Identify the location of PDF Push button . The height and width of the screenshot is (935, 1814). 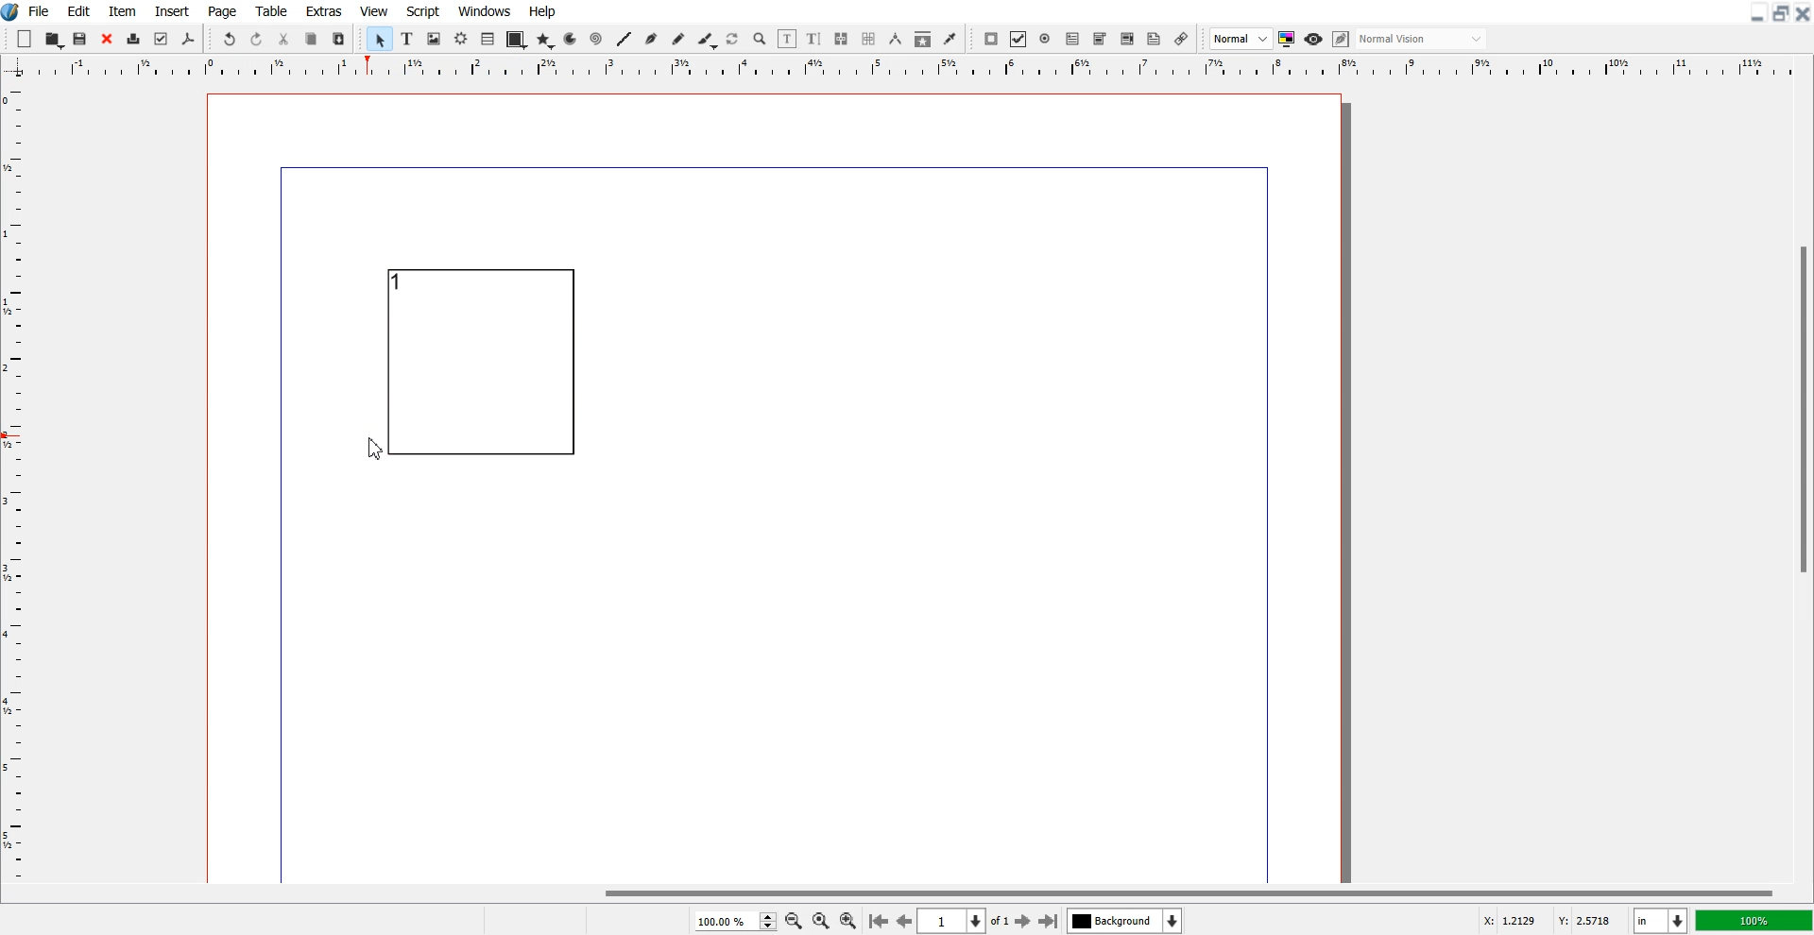
(990, 39).